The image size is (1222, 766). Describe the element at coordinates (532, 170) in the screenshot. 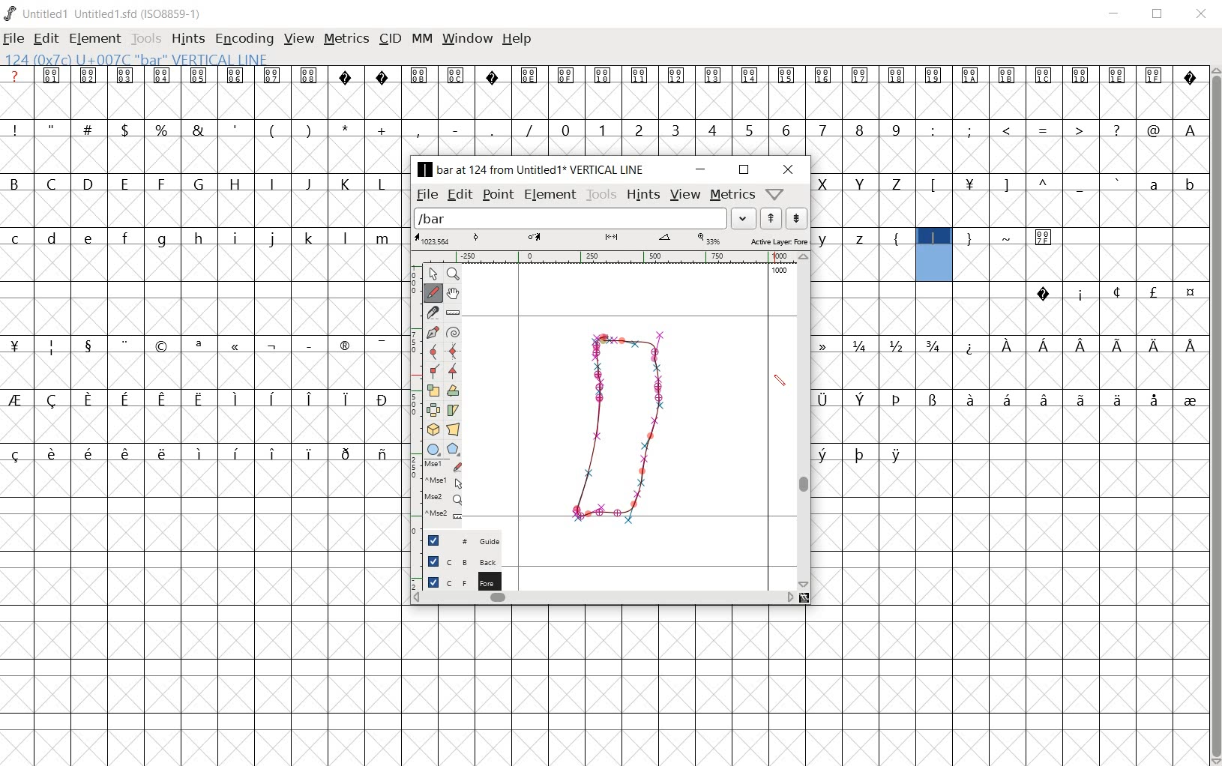

I see `BAR AT 124 FROM UNTITLED1 VERTICAL LINE` at that location.